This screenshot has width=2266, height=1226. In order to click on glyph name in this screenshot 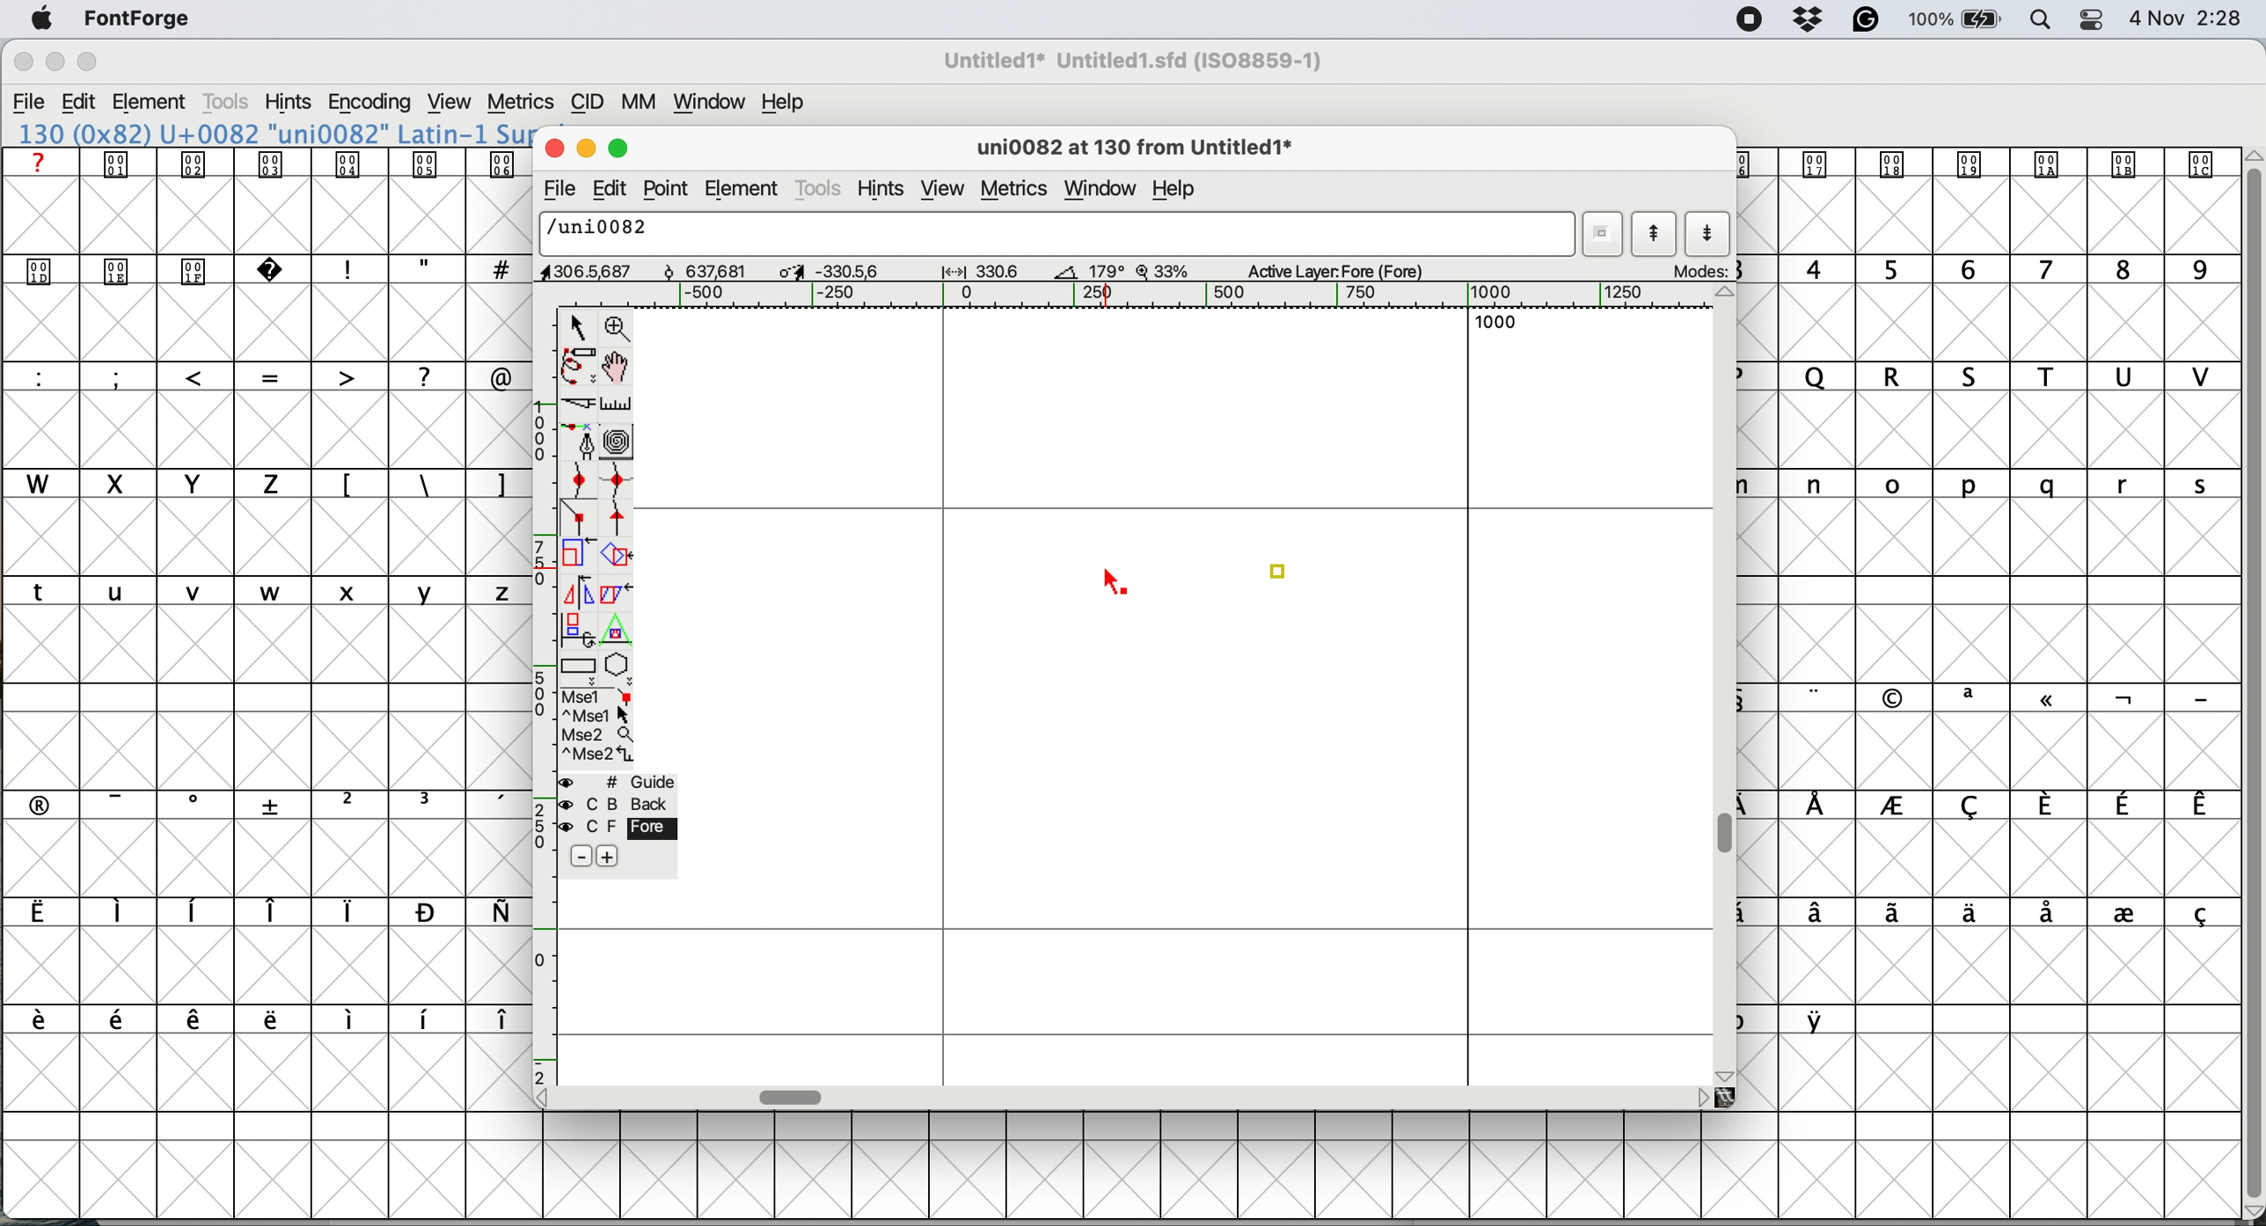, I will do `click(1052, 232)`.